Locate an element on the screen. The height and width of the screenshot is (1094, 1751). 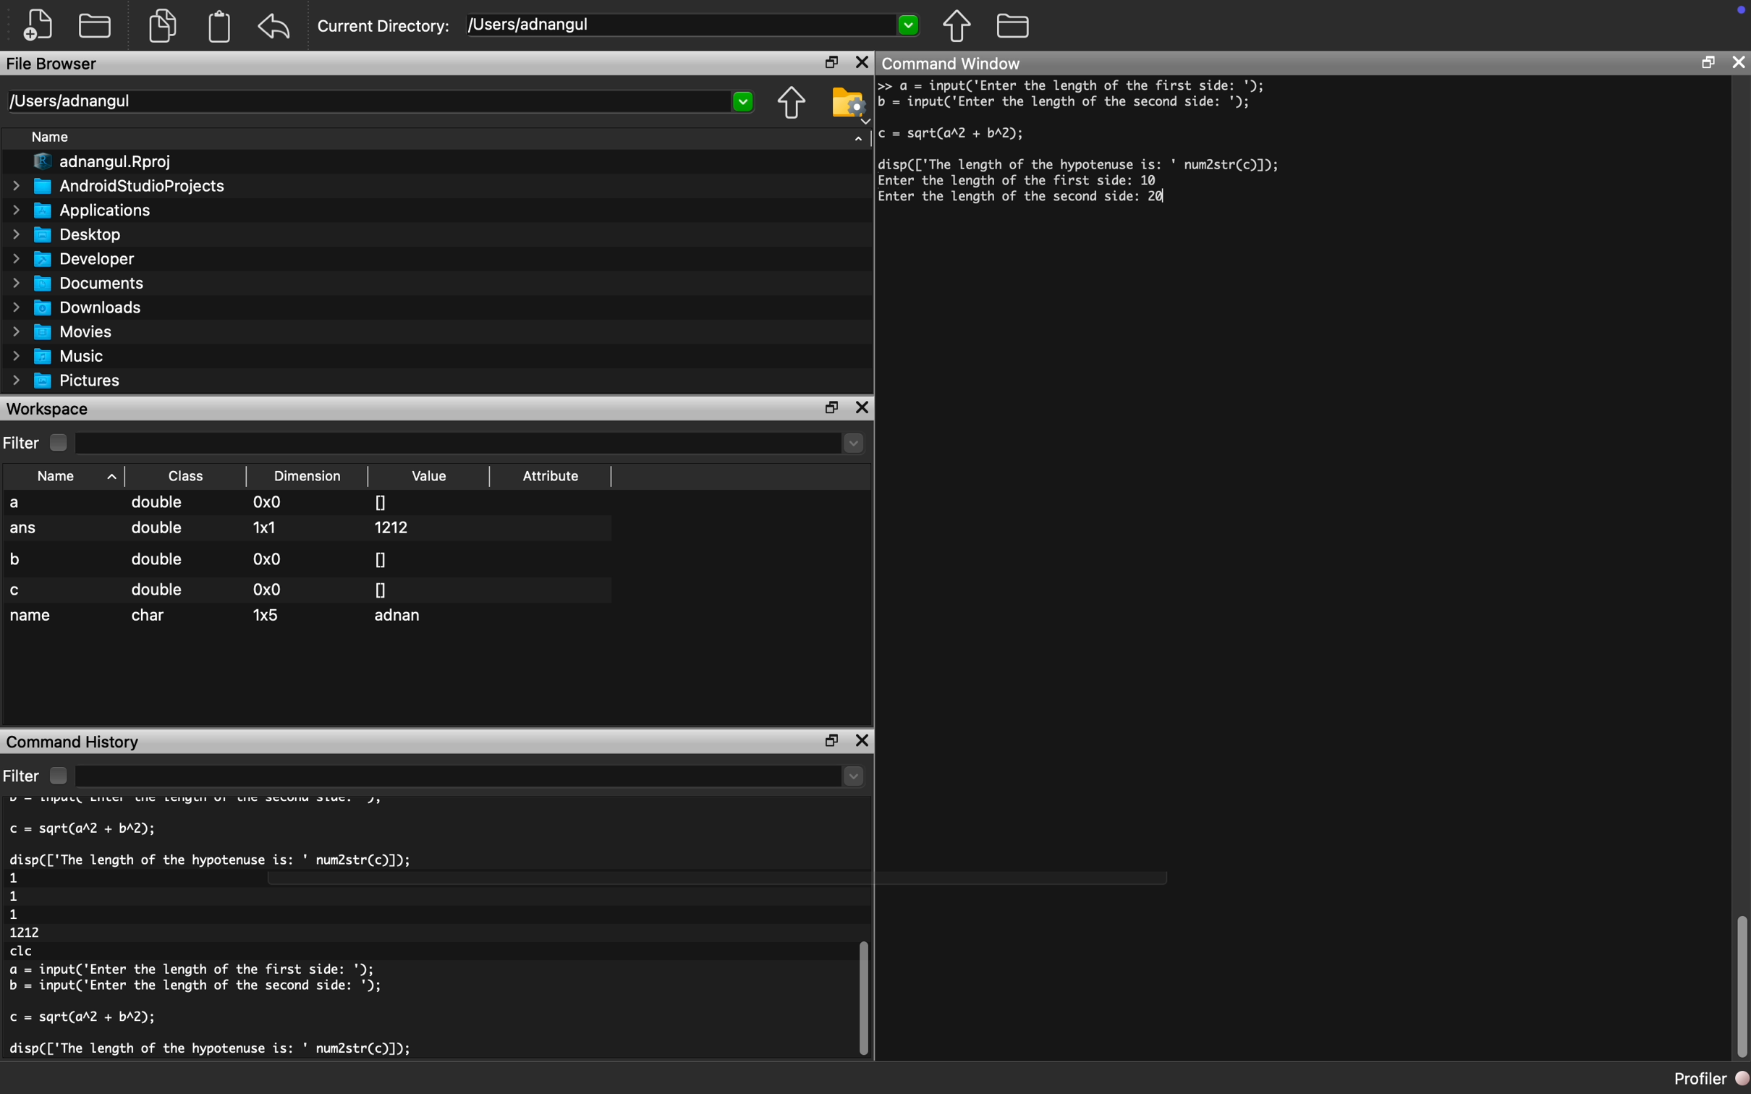
Command History is located at coordinates (75, 740).